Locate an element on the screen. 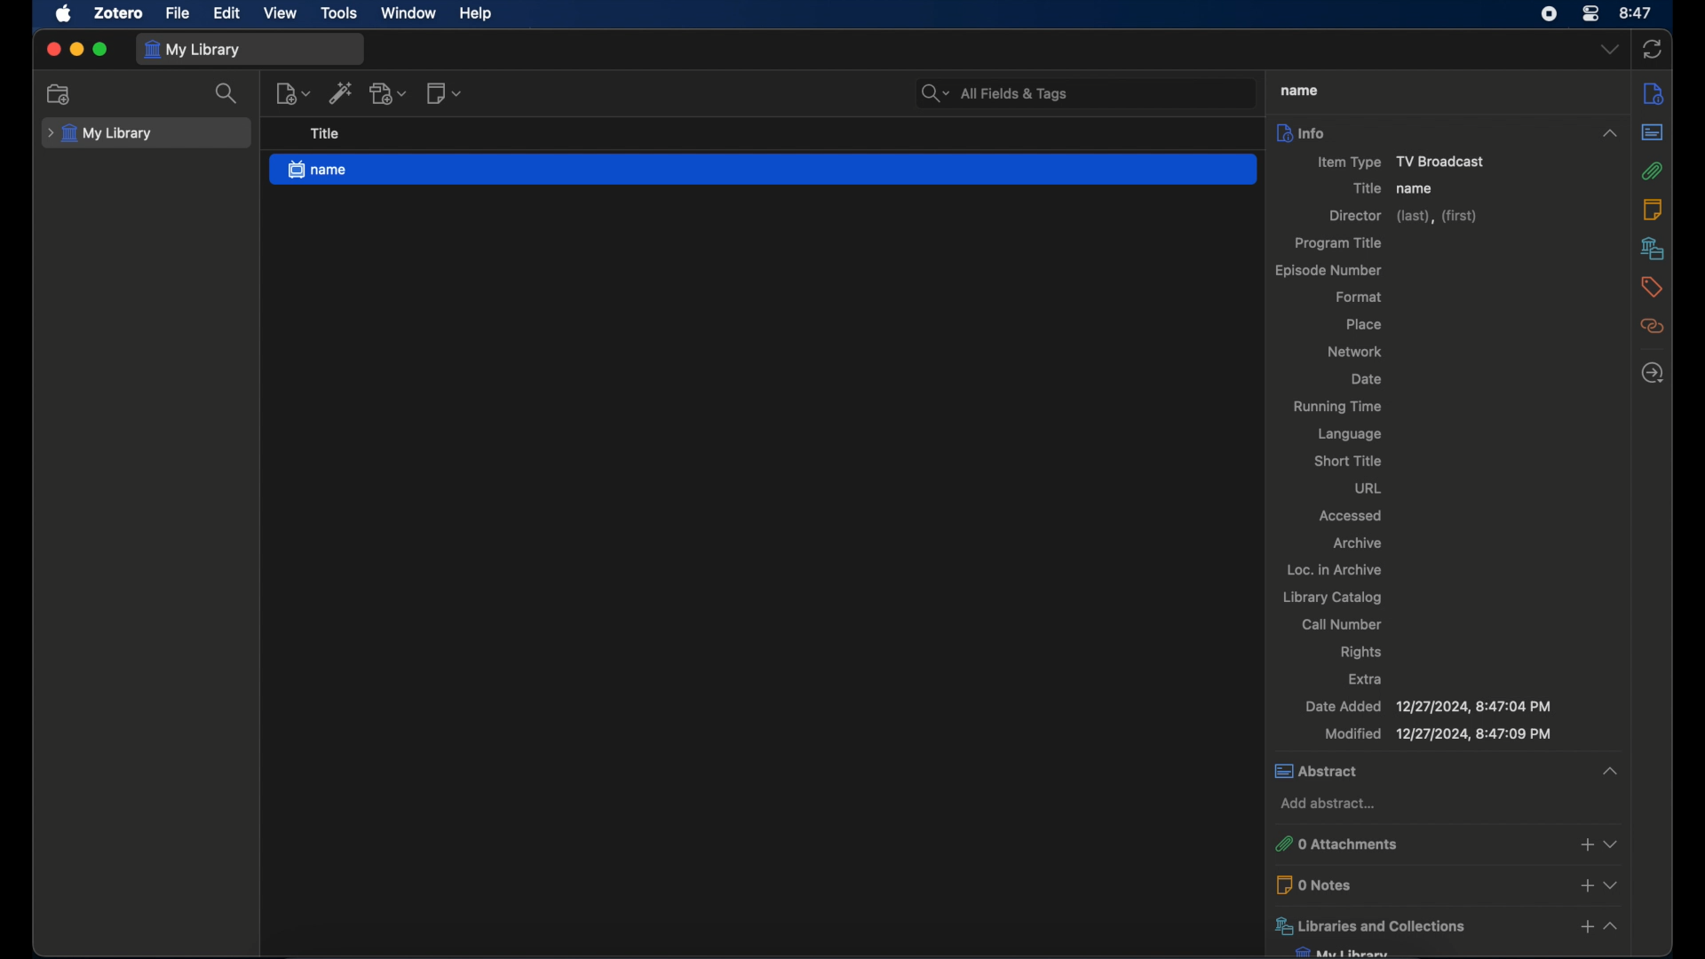 The width and height of the screenshot is (1705, 959). archive is located at coordinates (1359, 543).